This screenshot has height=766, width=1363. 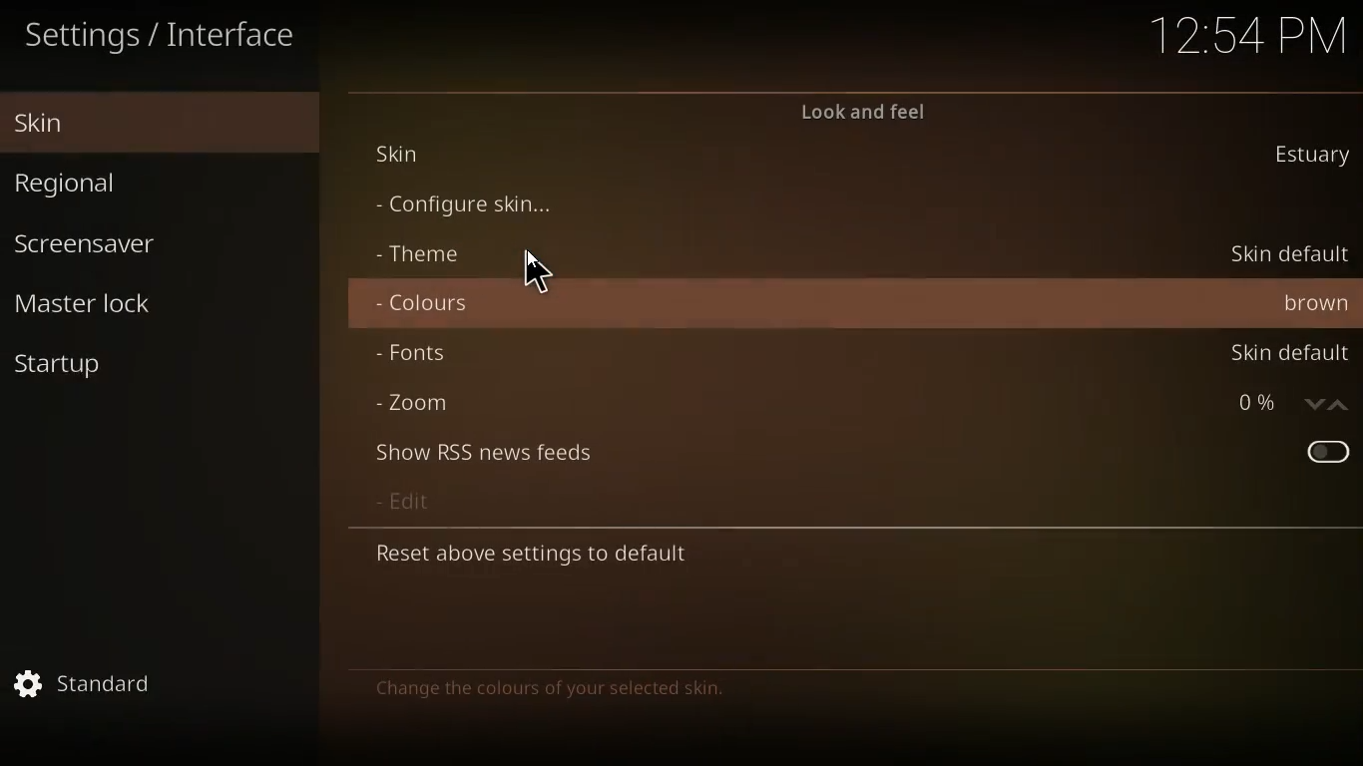 What do you see at coordinates (410, 154) in the screenshot?
I see `skin` at bounding box center [410, 154].